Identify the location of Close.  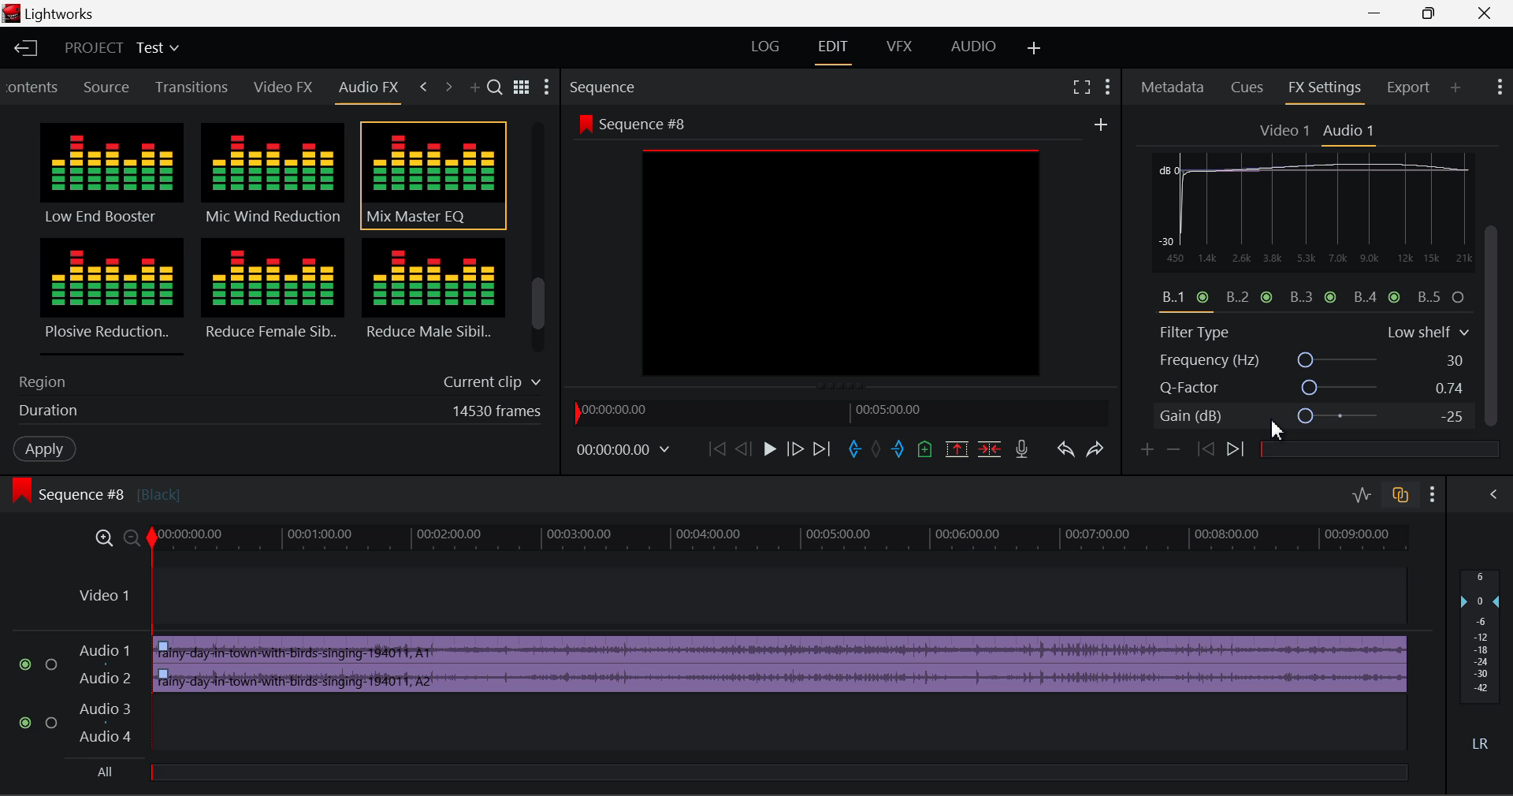
(1477, 13).